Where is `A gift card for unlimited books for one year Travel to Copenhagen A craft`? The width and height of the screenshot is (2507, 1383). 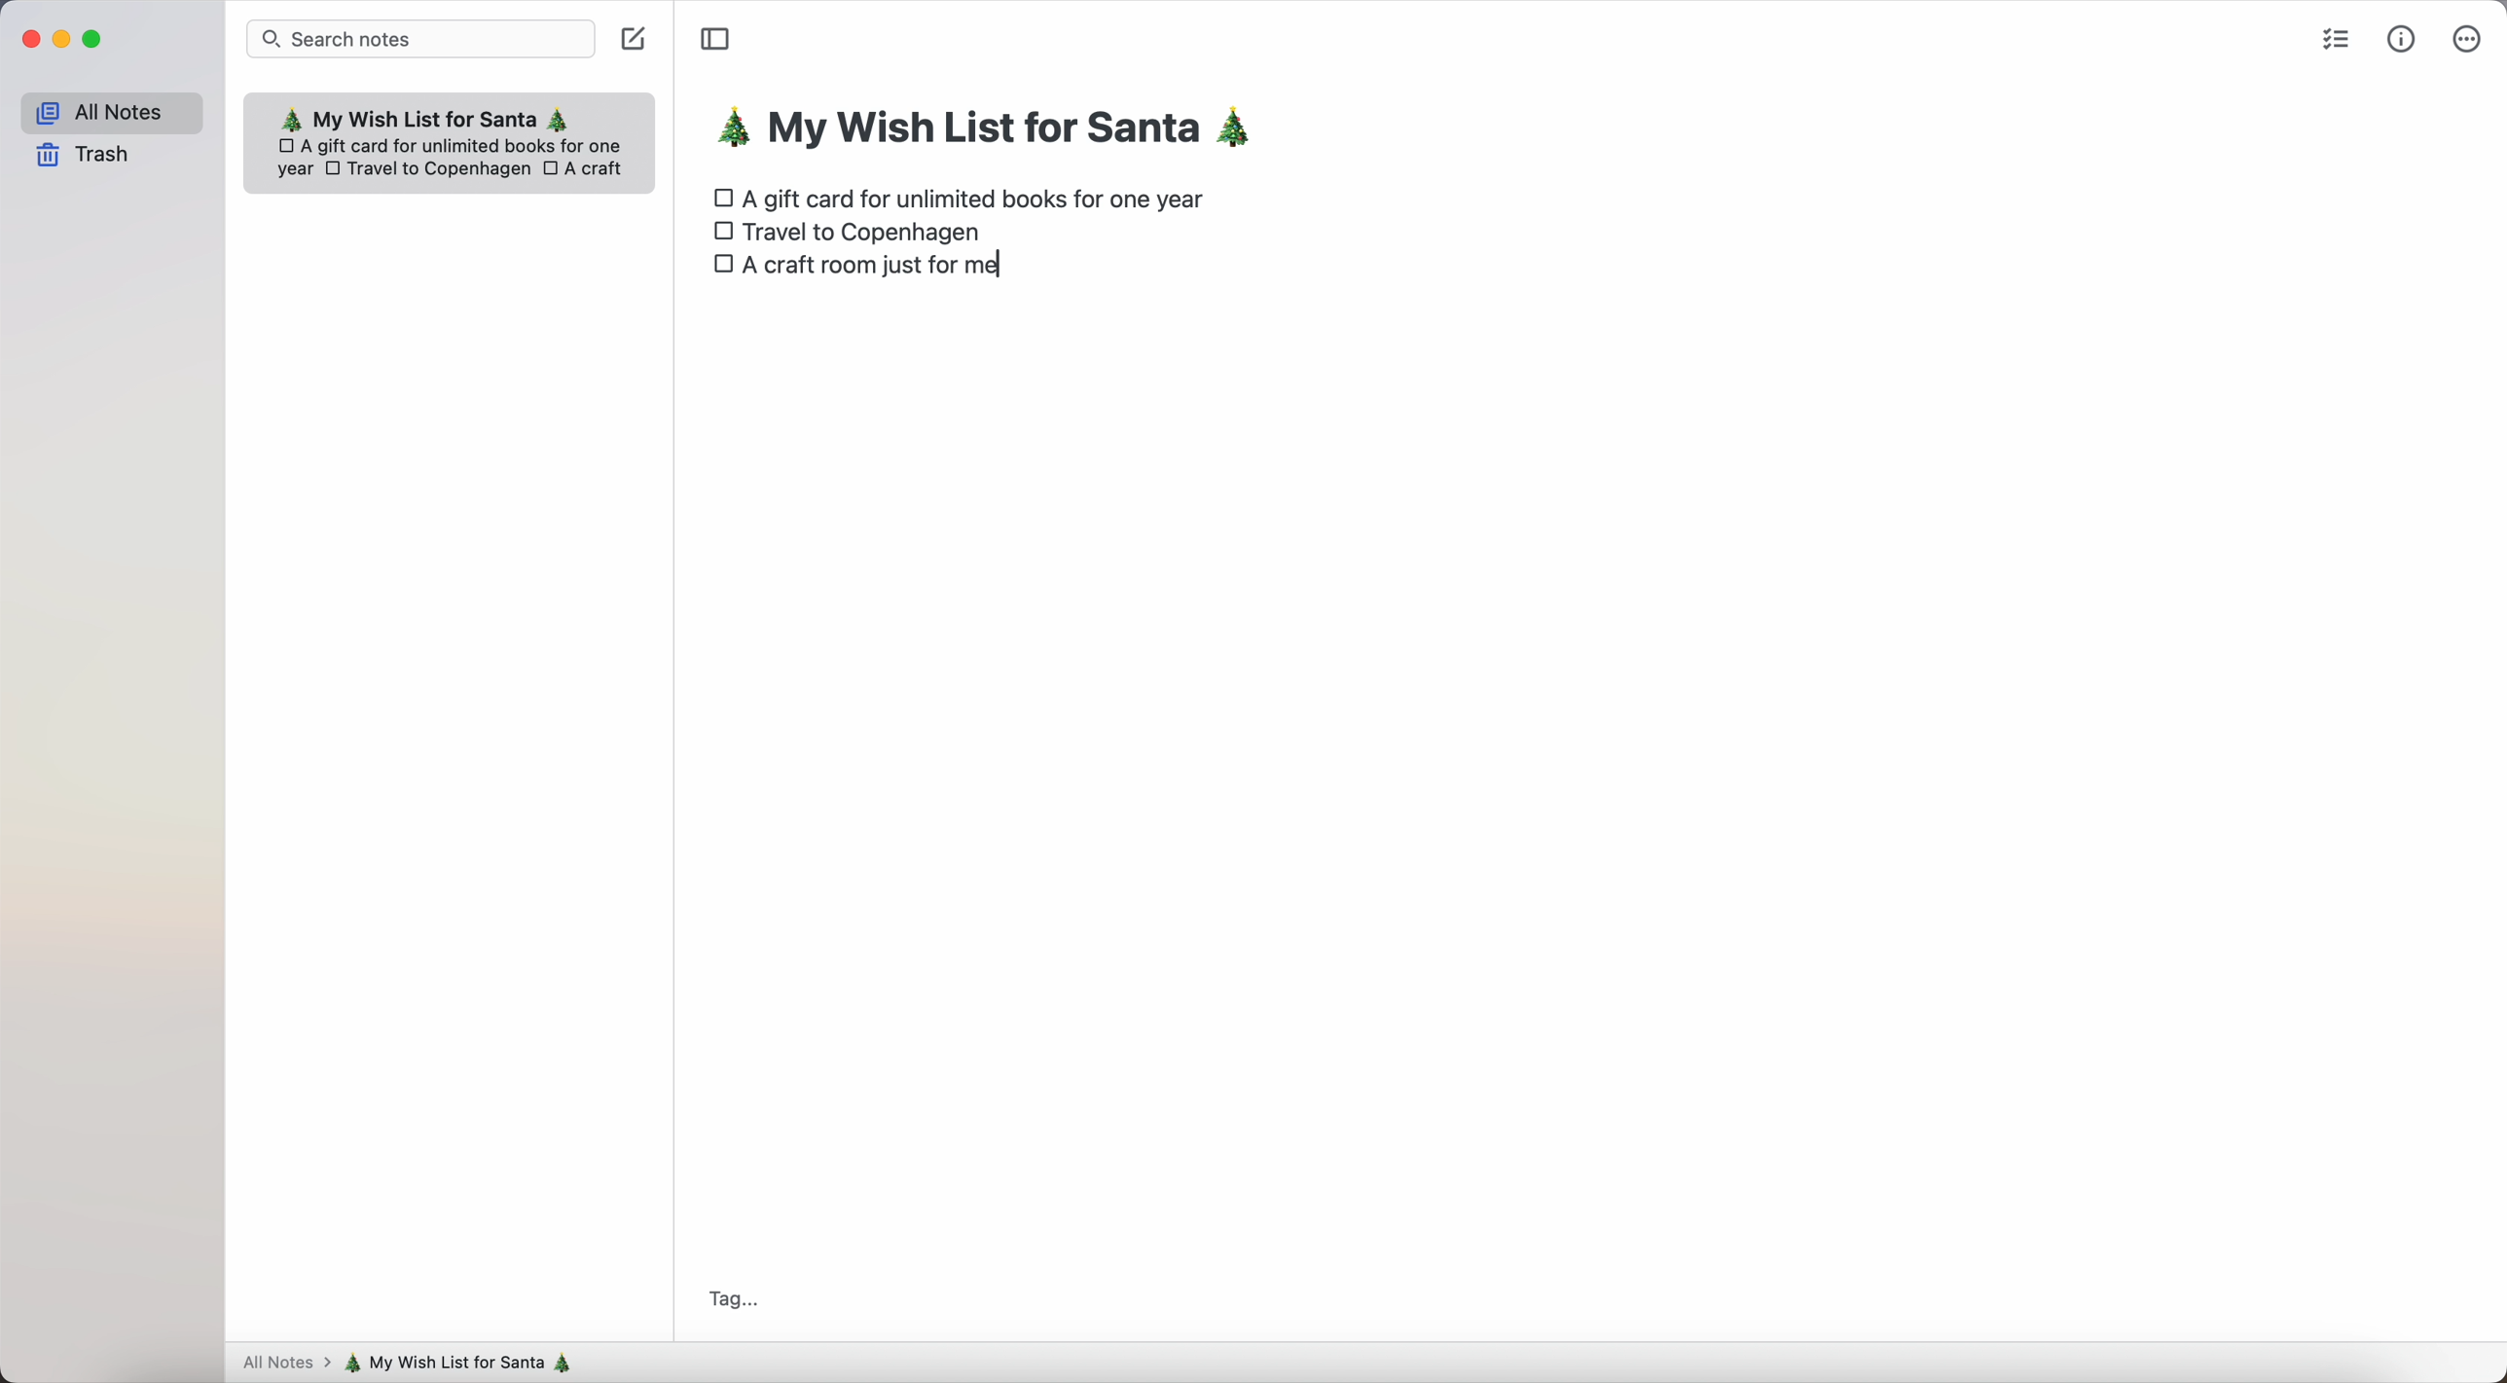 A gift card for unlimited books for one year Travel to Copenhagen A craft is located at coordinates (454, 164).